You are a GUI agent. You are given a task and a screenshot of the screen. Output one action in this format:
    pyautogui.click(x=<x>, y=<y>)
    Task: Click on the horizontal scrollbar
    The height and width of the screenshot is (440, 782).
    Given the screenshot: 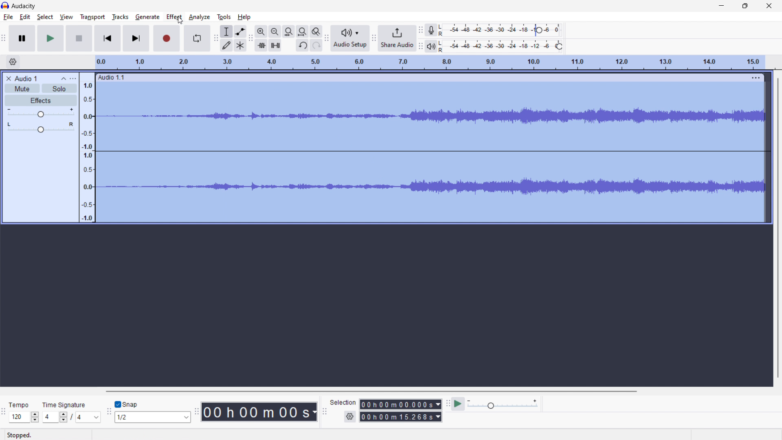 What is the action you would take?
    pyautogui.click(x=371, y=392)
    